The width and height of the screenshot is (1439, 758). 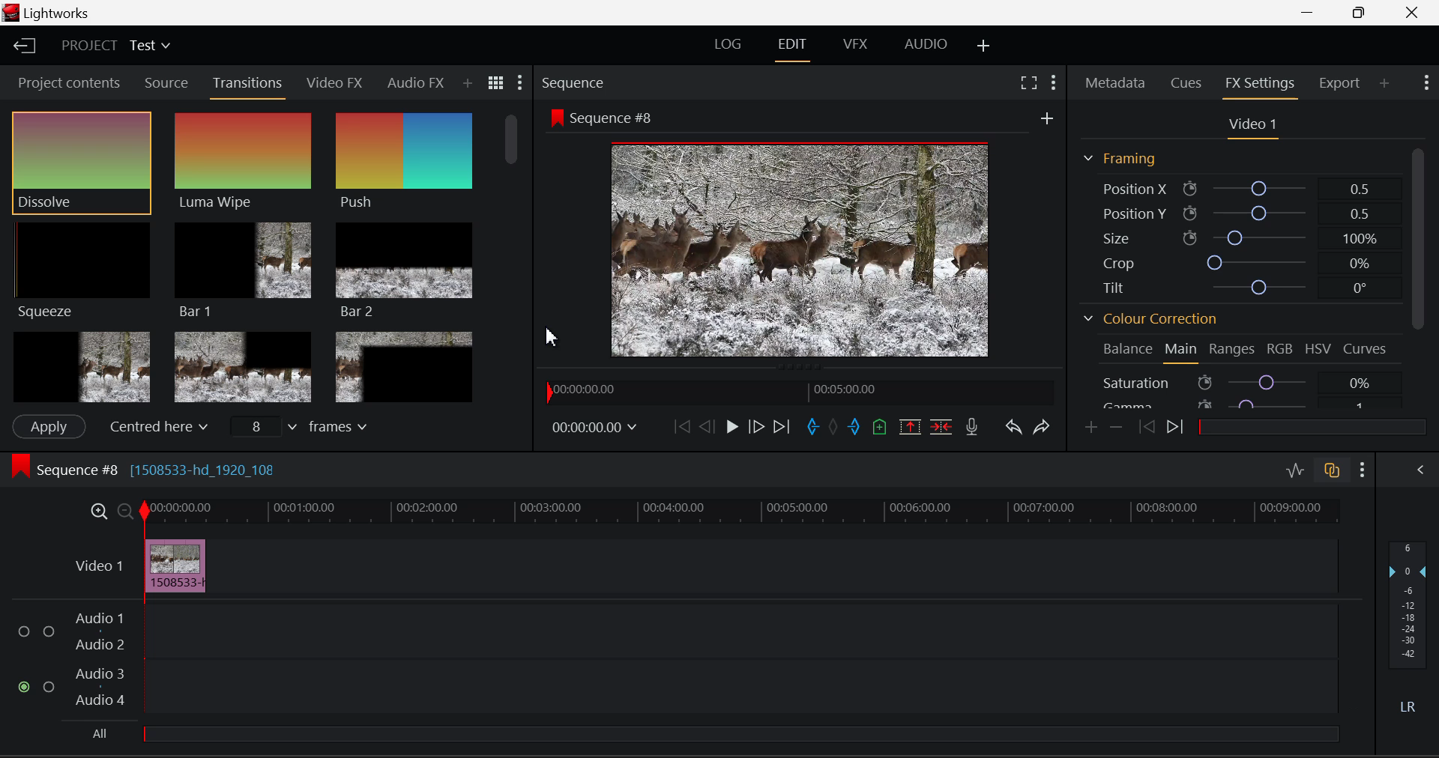 What do you see at coordinates (82, 270) in the screenshot?
I see `Squeeze` at bounding box center [82, 270].